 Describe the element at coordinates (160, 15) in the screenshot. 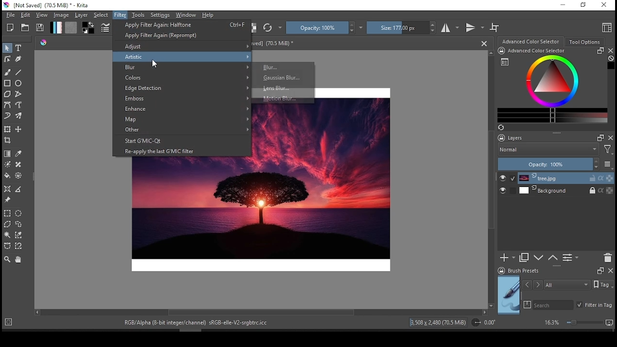

I see `settings` at that location.